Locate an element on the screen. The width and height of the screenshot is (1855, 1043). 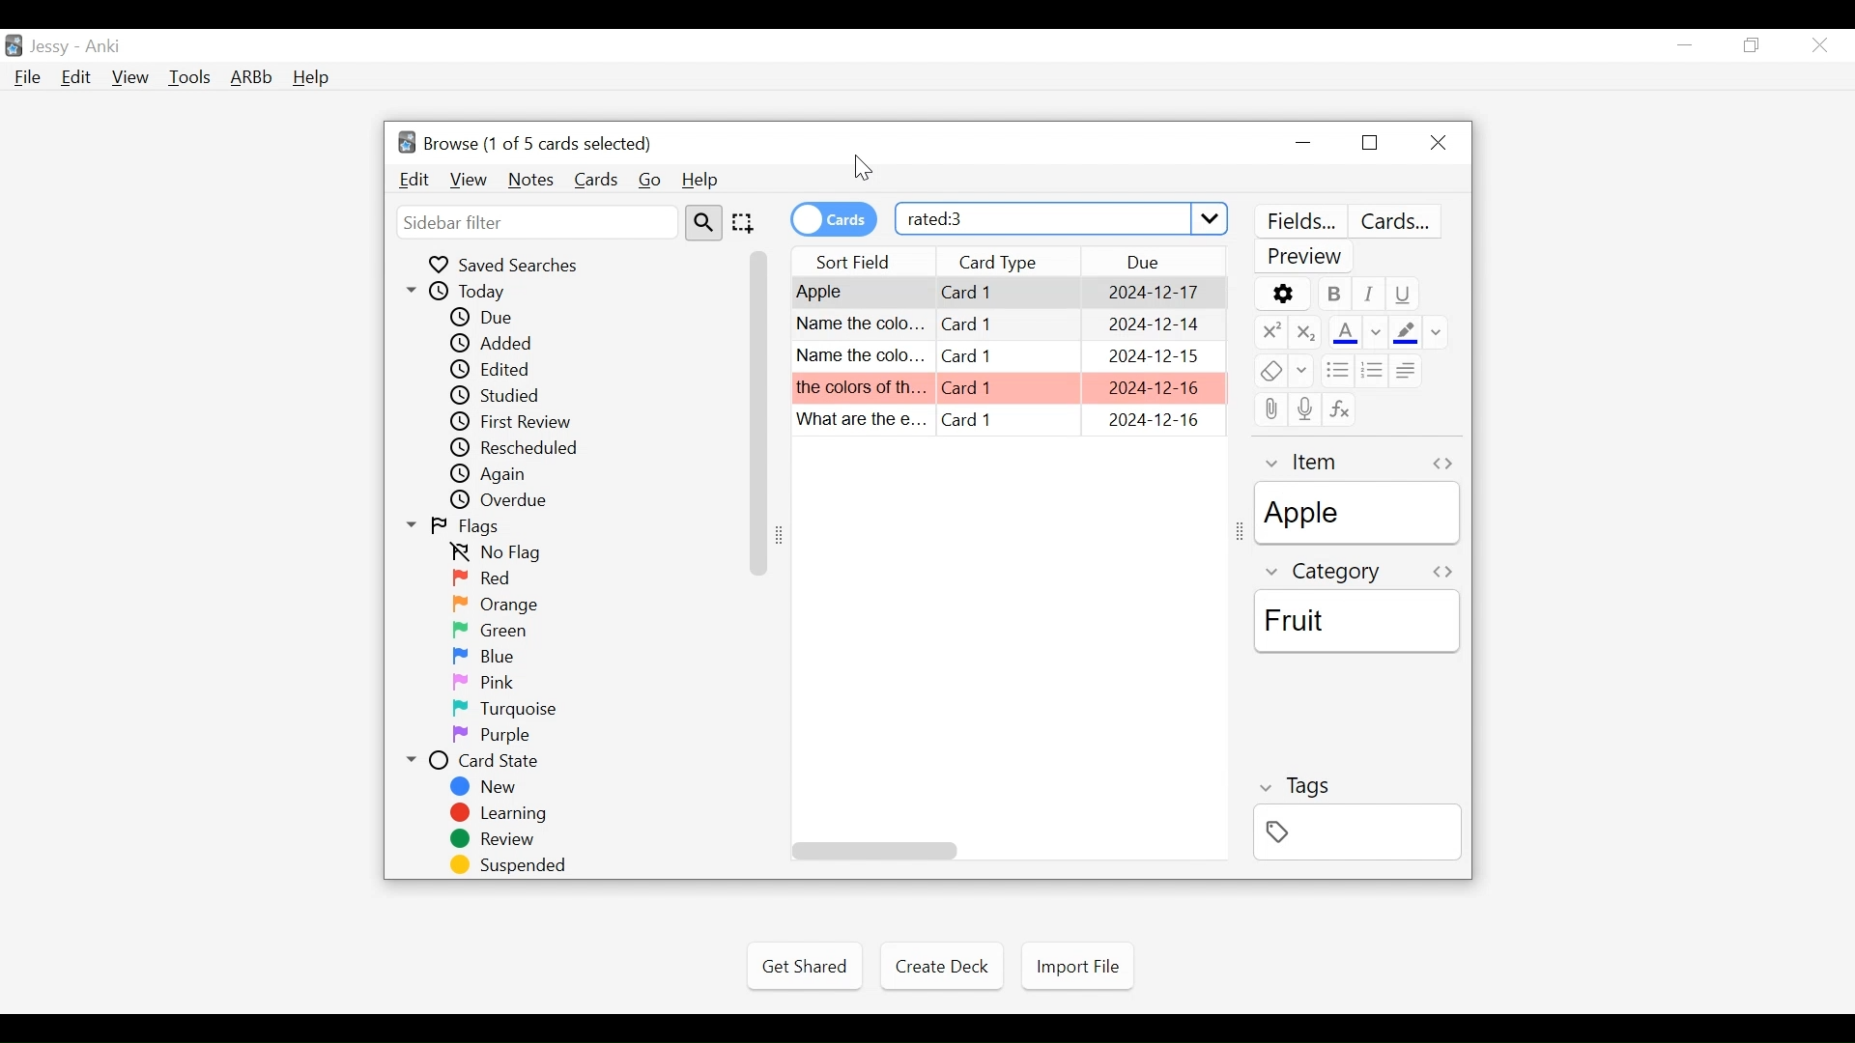
Item is located at coordinates (1313, 464).